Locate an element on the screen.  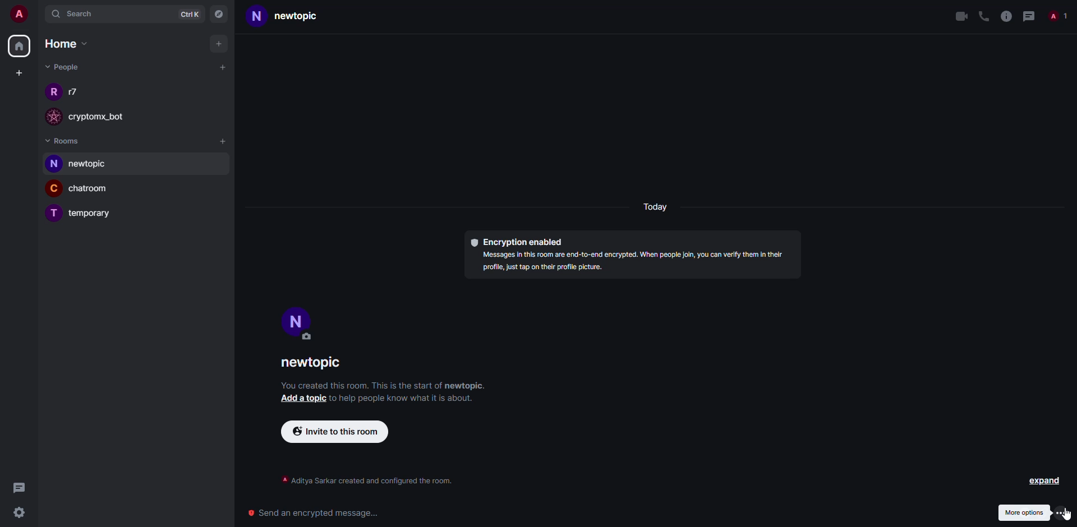
people is located at coordinates (63, 67).